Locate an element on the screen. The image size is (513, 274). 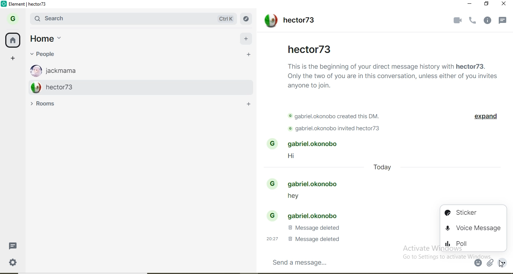
add room is located at coordinates (251, 105).